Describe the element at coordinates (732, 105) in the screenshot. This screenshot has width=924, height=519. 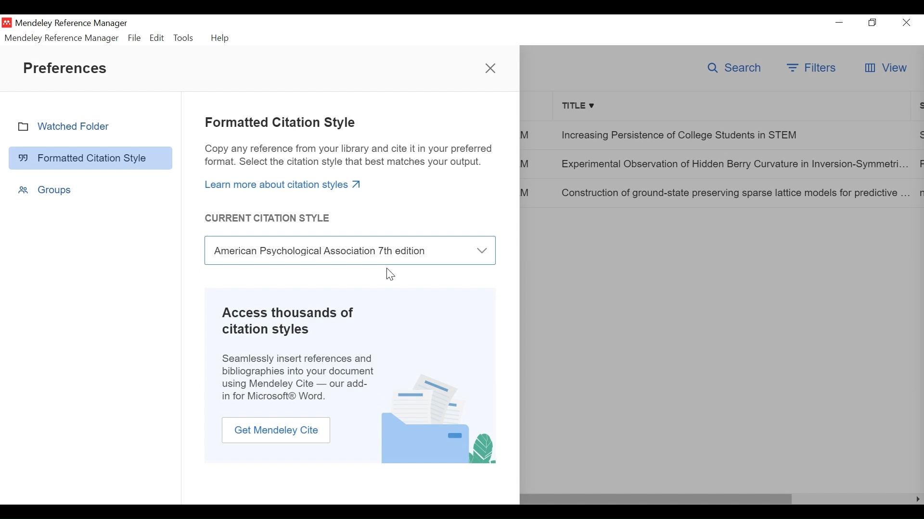
I see `Title` at that location.